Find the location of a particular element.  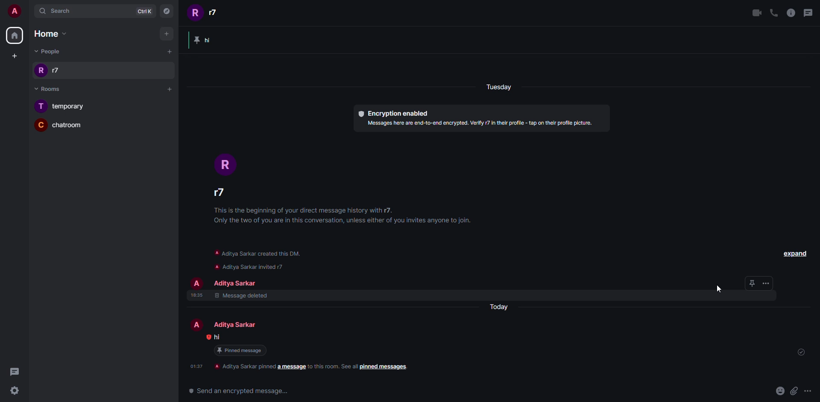

room is located at coordinates (63, 107).